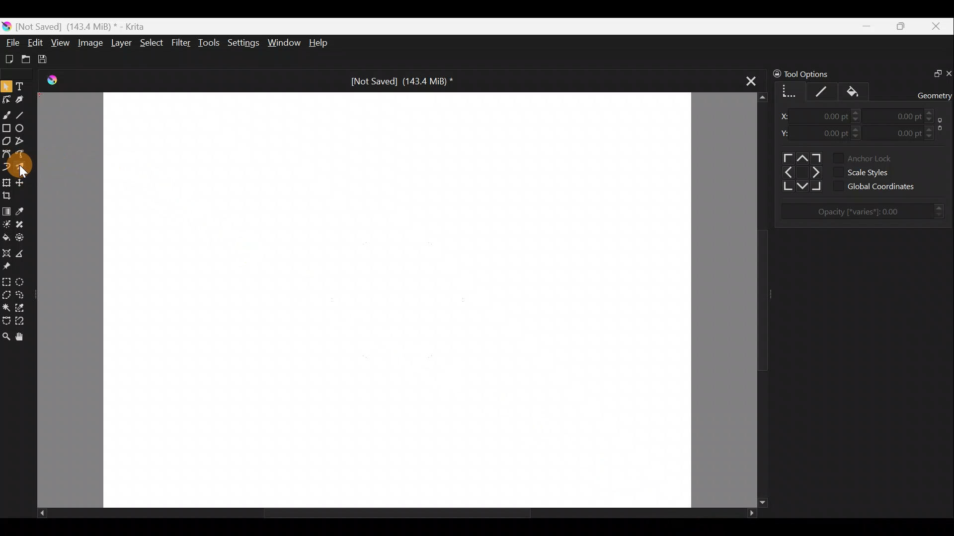  I want to click on Create new document, so click(9, 59).